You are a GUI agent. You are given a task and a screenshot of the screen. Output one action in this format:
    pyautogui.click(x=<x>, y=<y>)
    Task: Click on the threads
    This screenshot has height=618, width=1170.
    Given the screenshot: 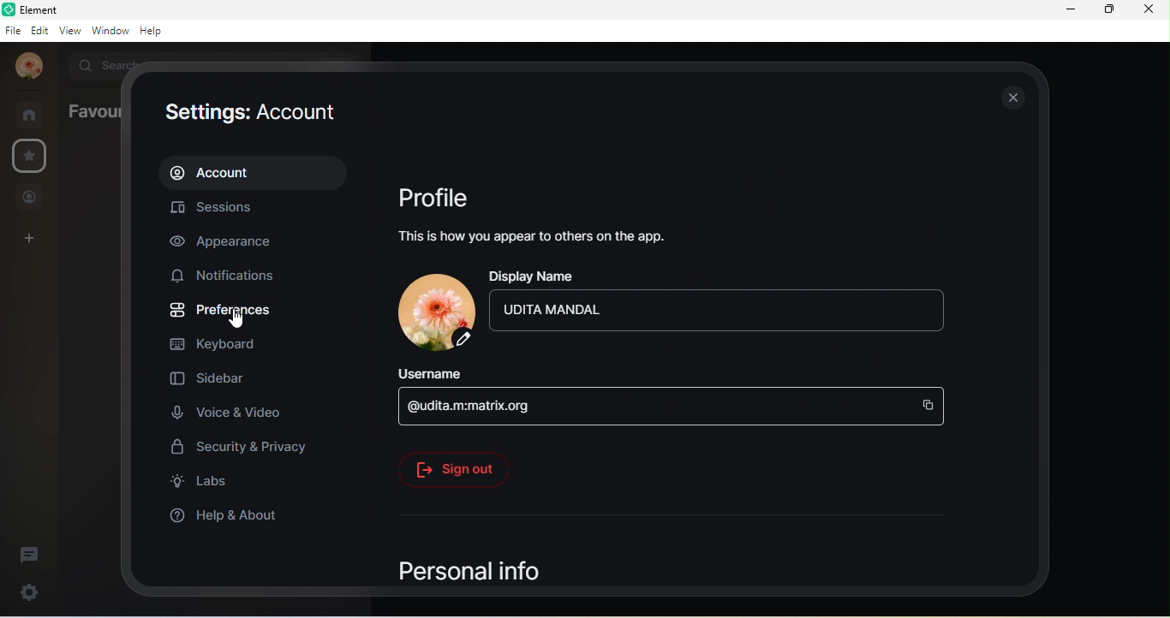 What is the action you would take?
    pyautogui.click(x=35, y=550)
    